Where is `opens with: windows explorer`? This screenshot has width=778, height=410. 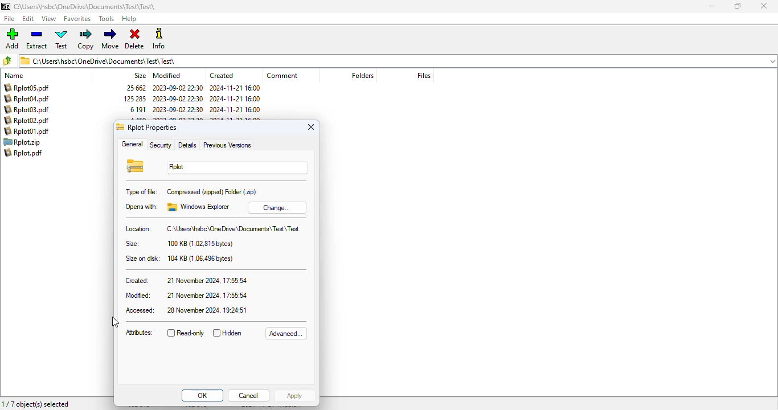
opens with: windows explorer is located at coordinates (177, 207).